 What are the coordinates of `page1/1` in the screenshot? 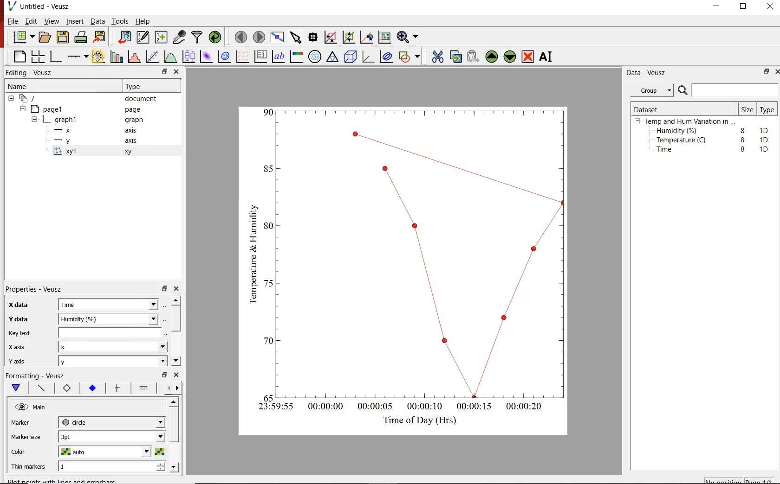 It's located at (762, 480).